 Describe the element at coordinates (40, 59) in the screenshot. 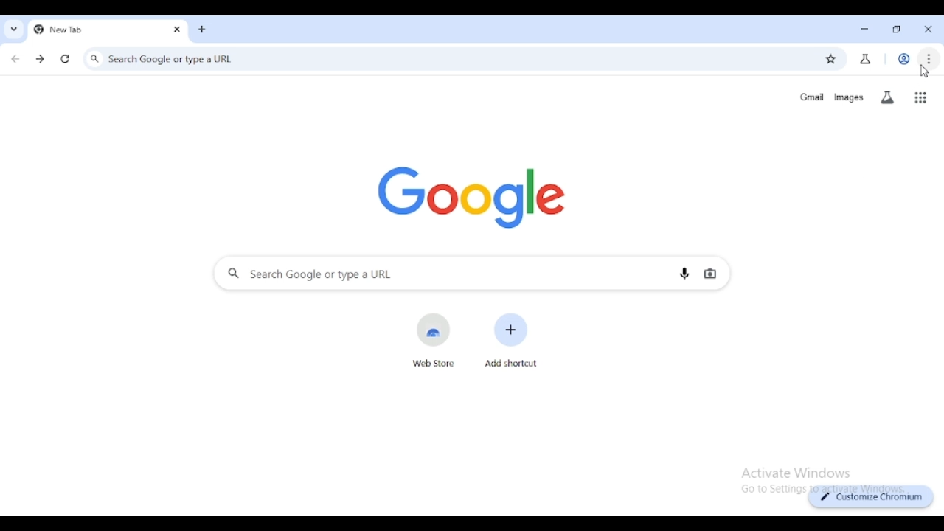

I see `click to go forward` at that location.